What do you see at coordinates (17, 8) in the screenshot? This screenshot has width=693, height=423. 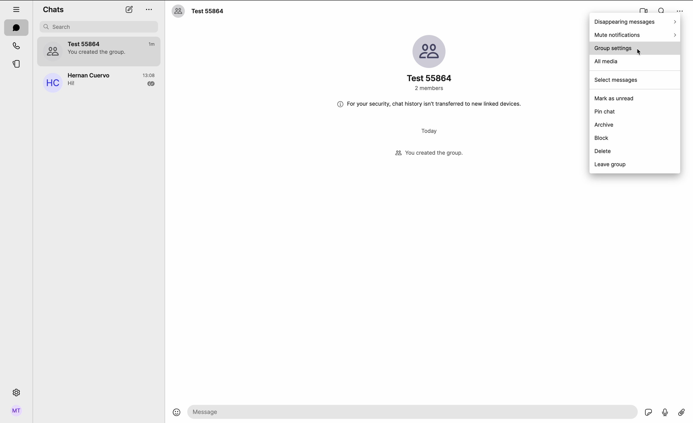 I see `hide tabs` at bounding box center [17, 8].